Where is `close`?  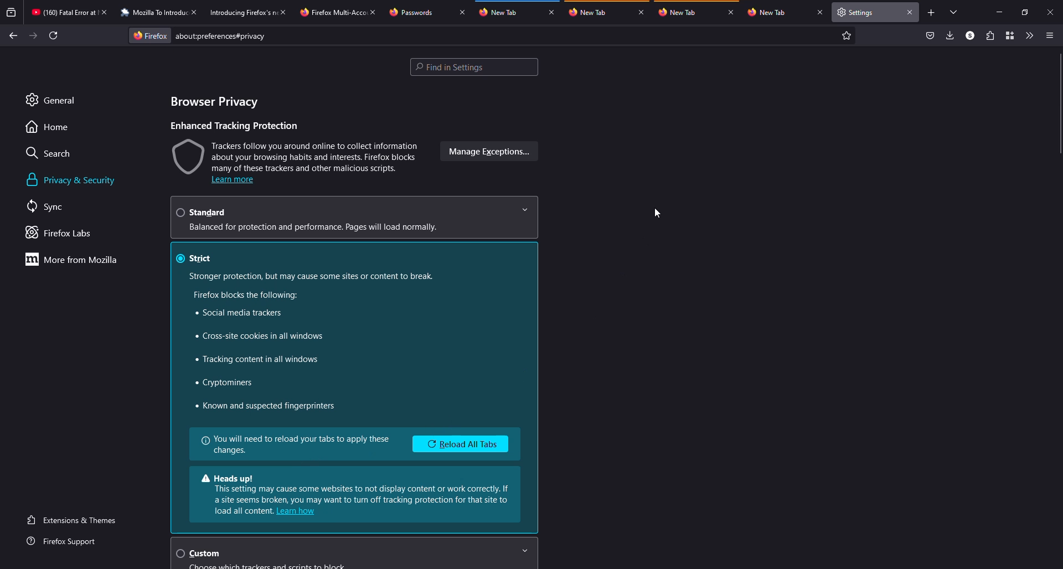
close is located at coordinates (375, 12).